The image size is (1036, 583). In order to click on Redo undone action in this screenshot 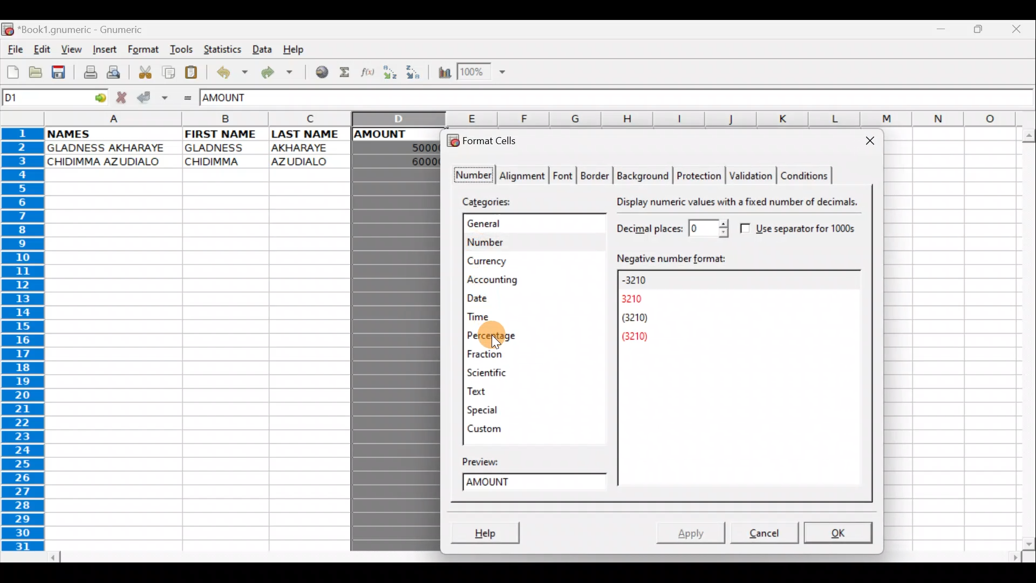, I will do `click(275, 73)`.